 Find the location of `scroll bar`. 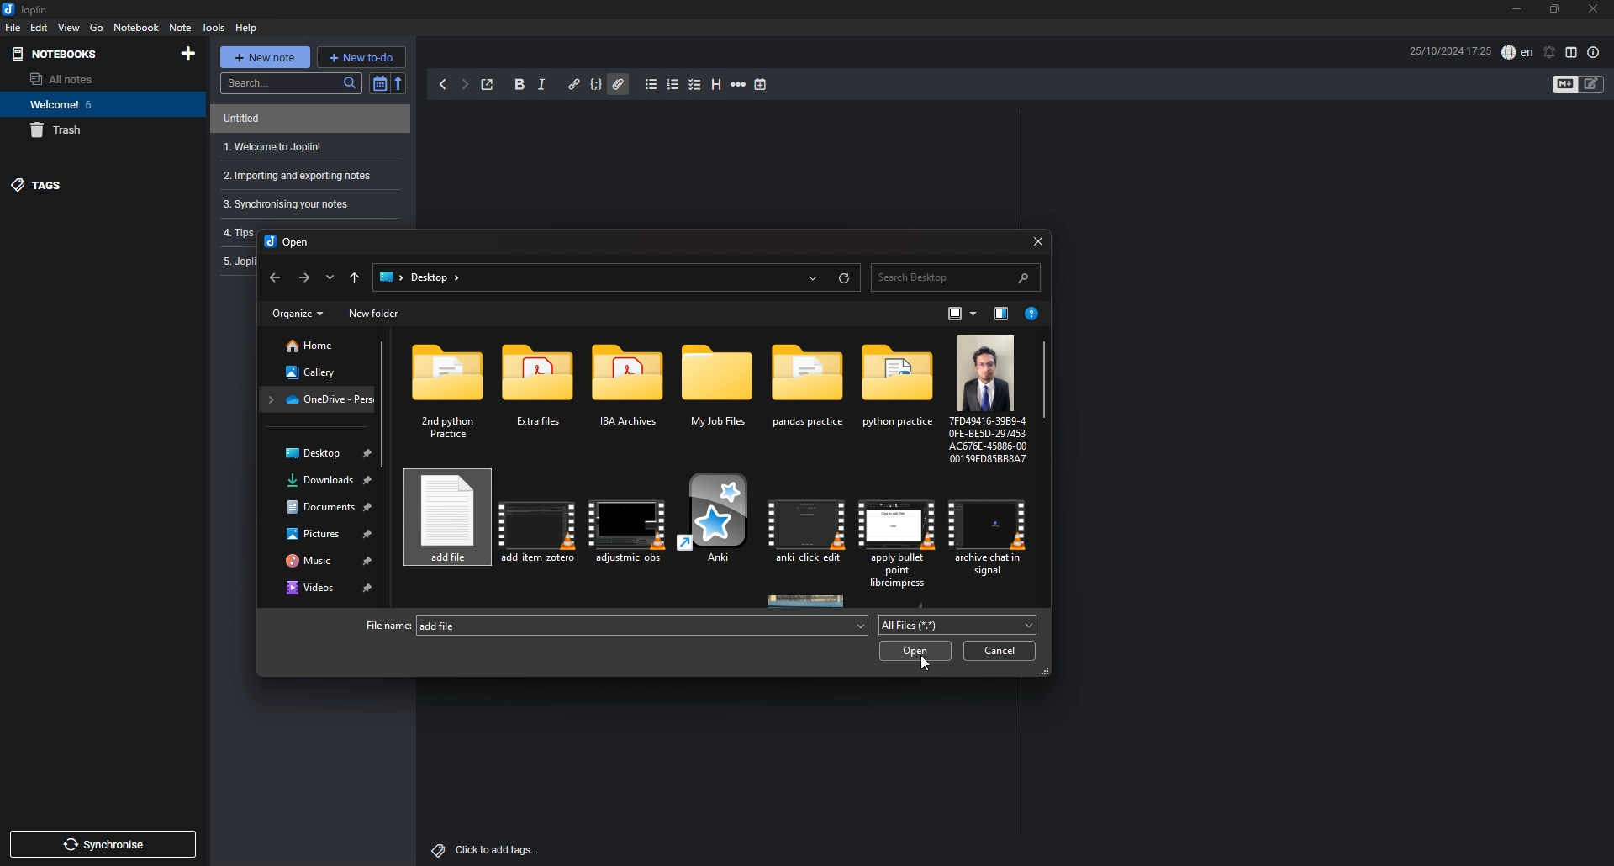

scroll bar is located at coordinates (384, 404).